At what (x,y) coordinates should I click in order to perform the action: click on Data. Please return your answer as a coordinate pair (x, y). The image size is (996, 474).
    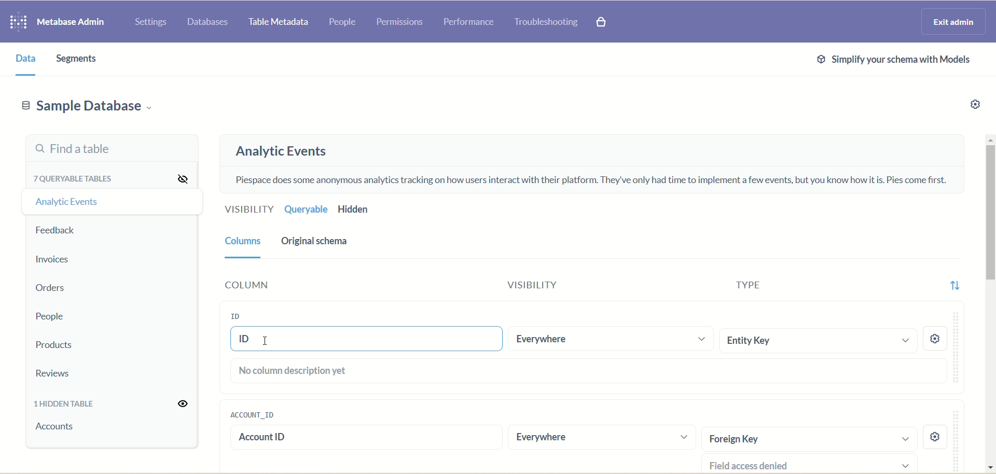
    Looking at the image, I should click on (23, 59).